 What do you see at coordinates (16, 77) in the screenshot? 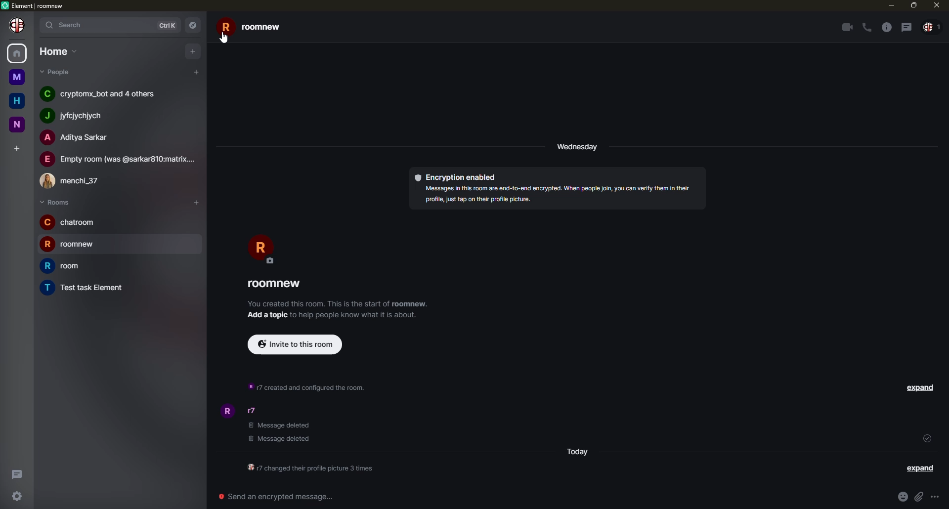
I see `space` at bounding box center [16, 77].